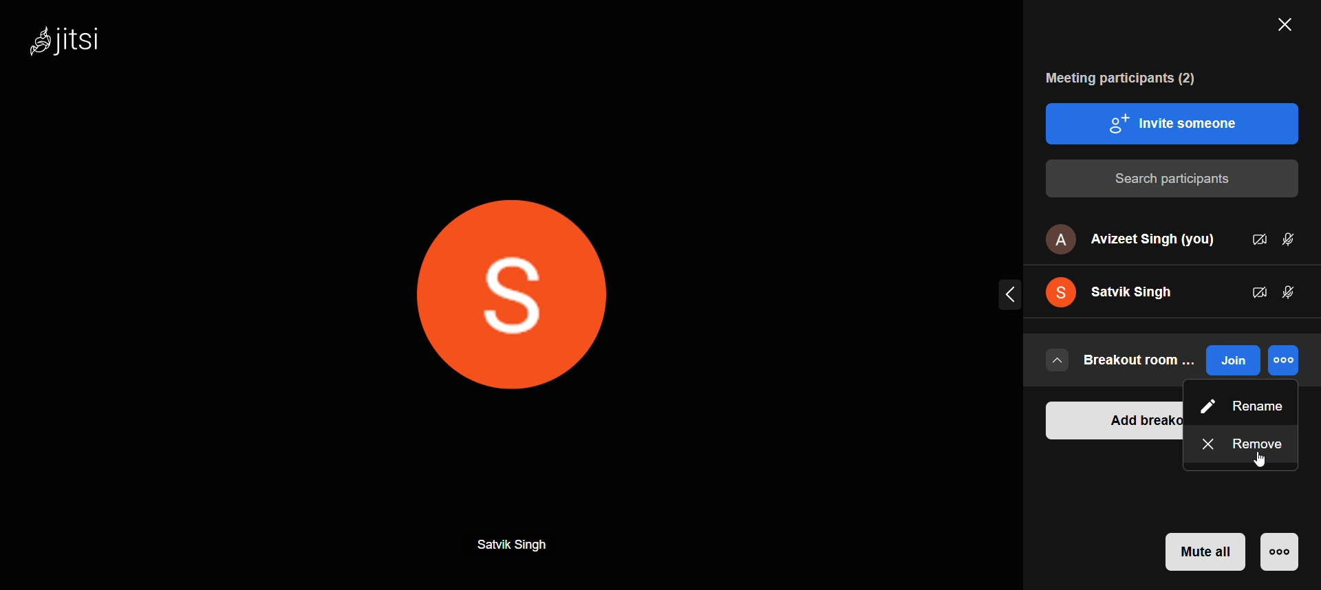  Describe the element at coordinates (1242, 444) in the screenshot. I see `remove` at that location.